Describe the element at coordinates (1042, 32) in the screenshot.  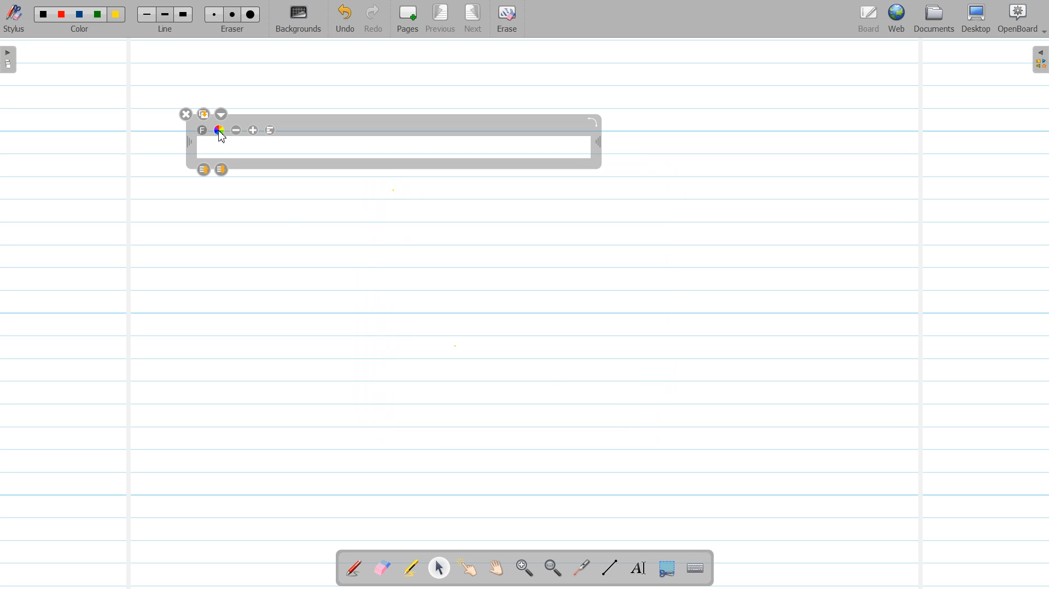
I see `Drop Down Box` at that location.